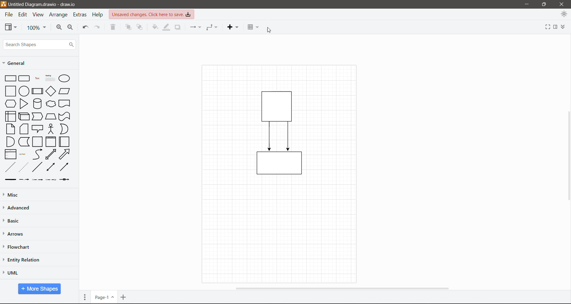  I want to click on Extras, so click(81, 15).